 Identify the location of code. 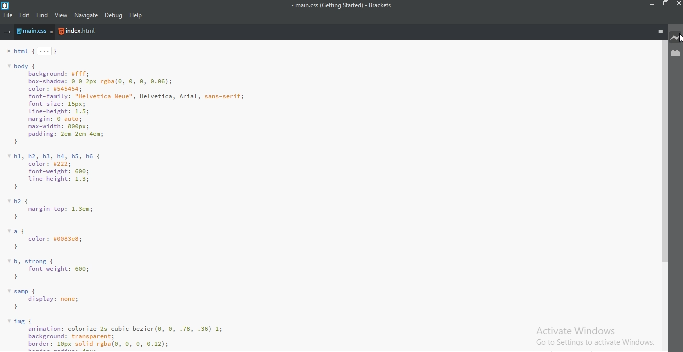
(325, 197).